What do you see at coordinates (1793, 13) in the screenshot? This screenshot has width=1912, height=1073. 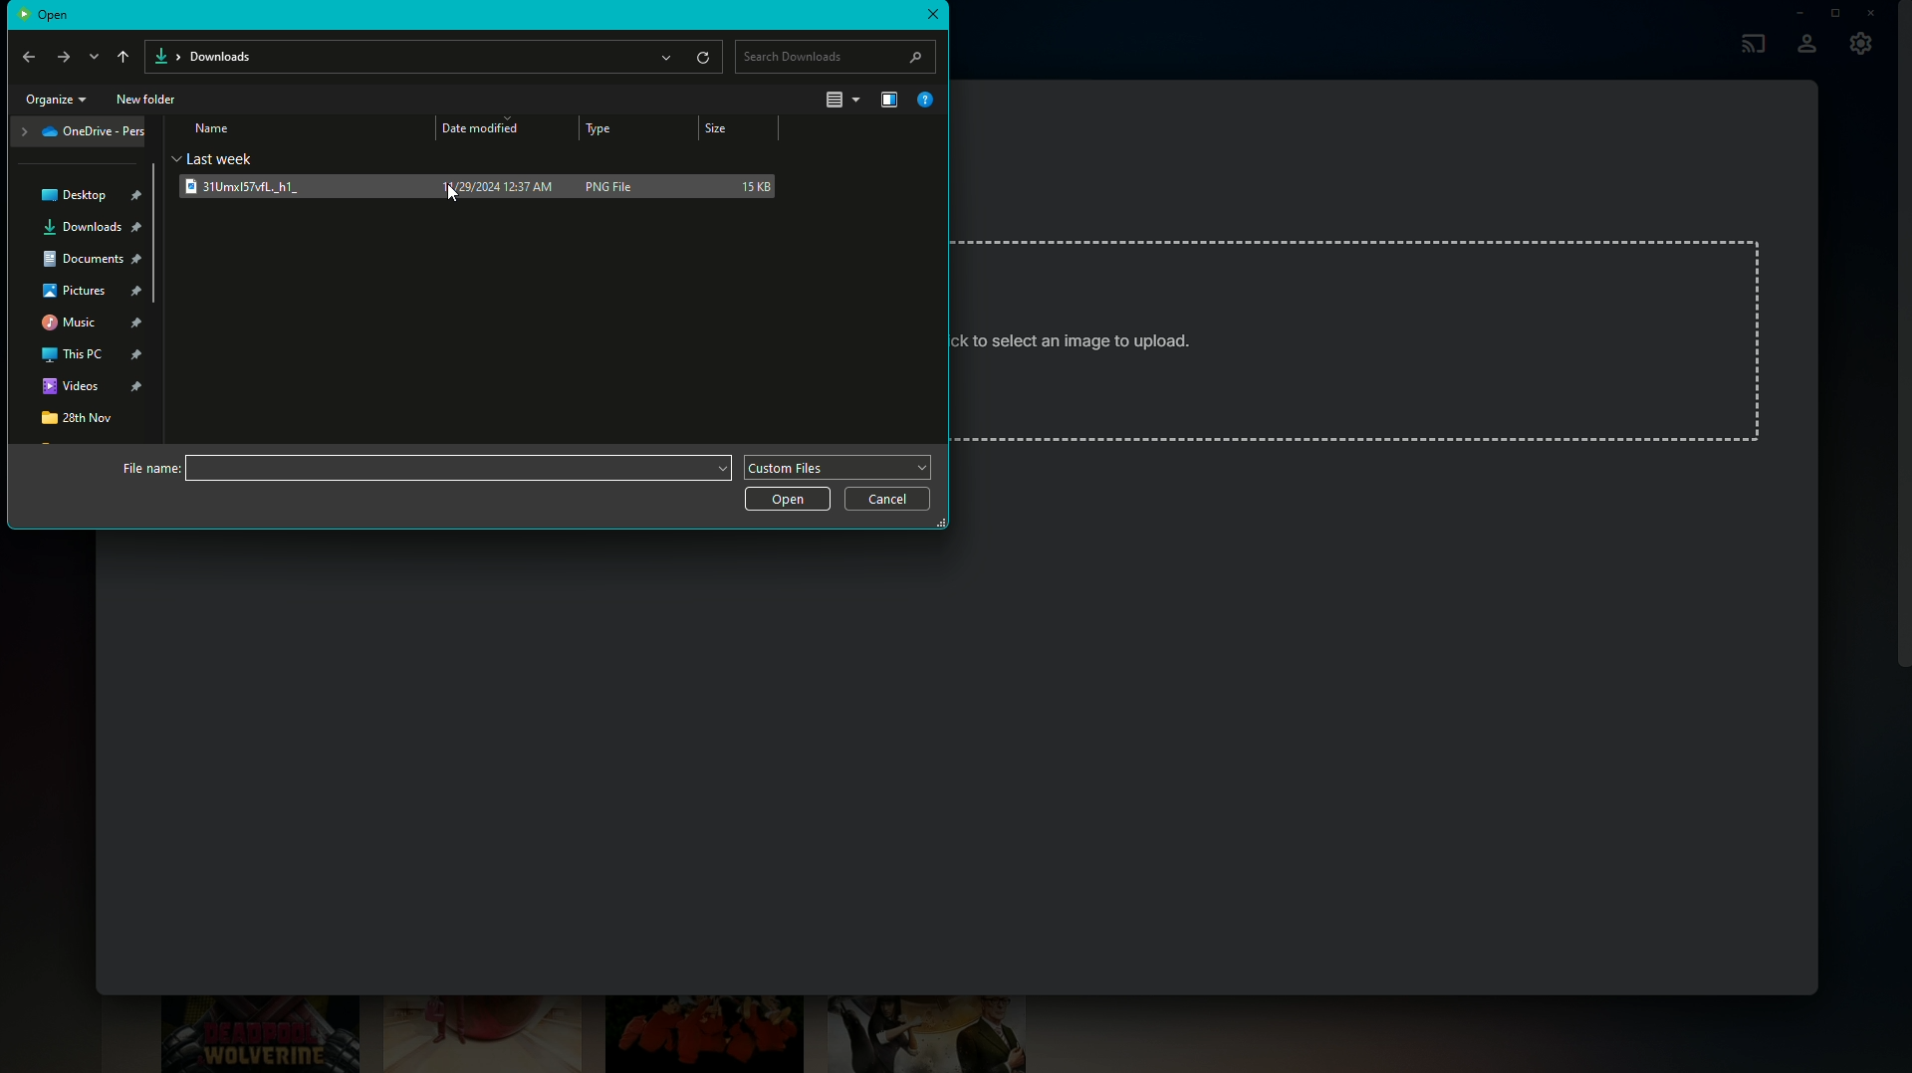 I see `Minimize` at bounding box center [1793, 13].